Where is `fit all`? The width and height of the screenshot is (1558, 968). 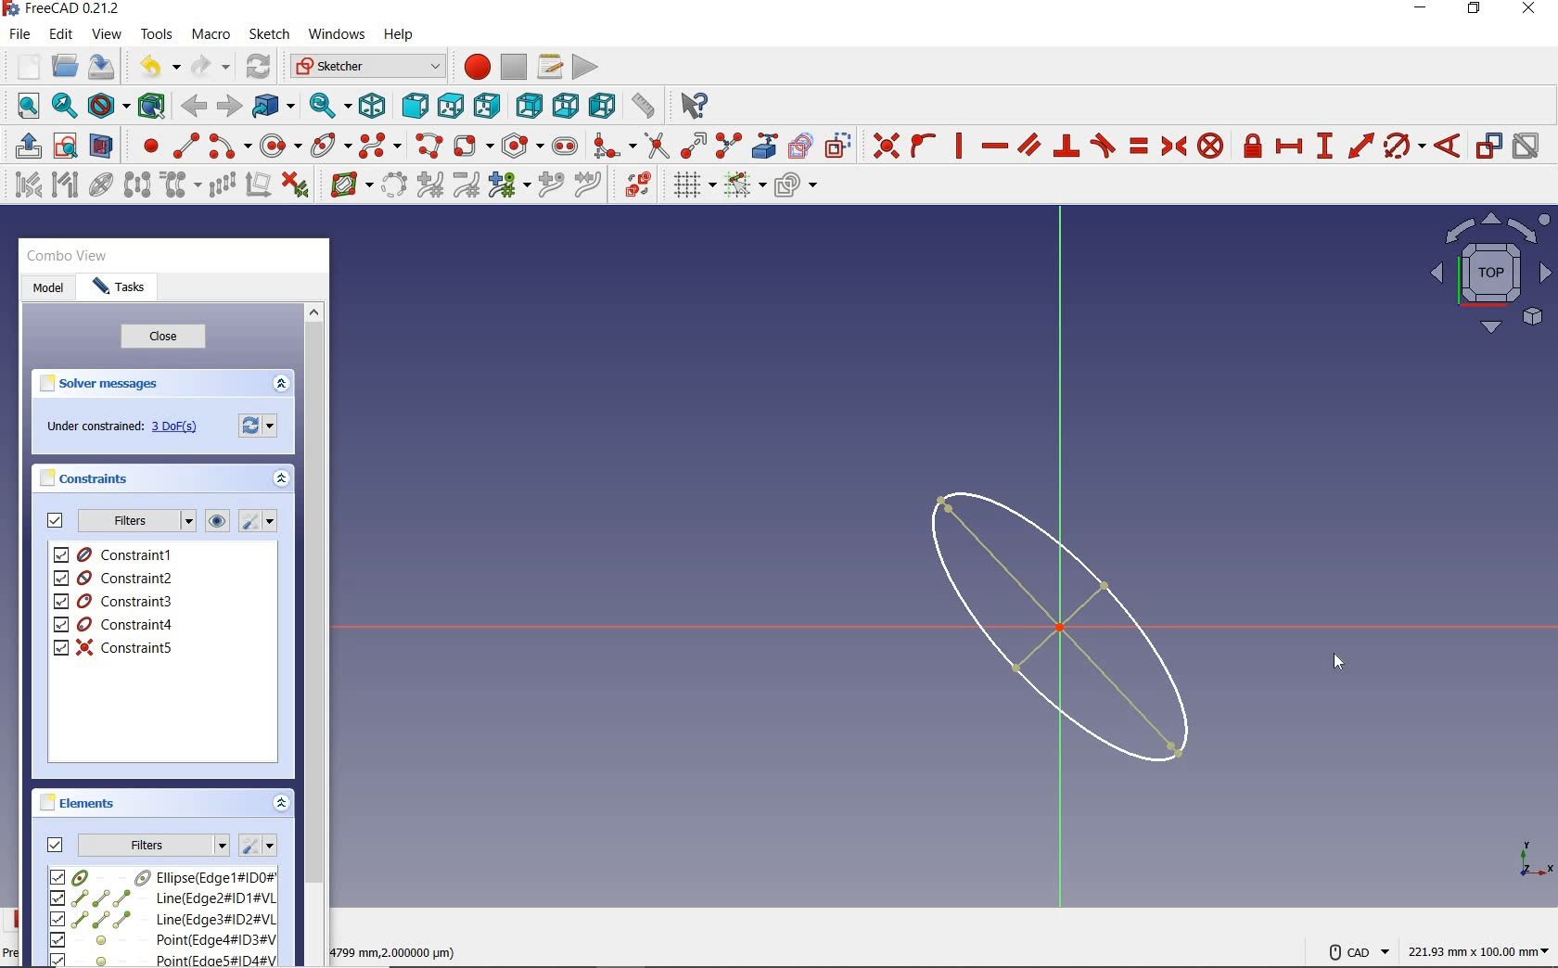
fit all is located at coordinates (23, 108).